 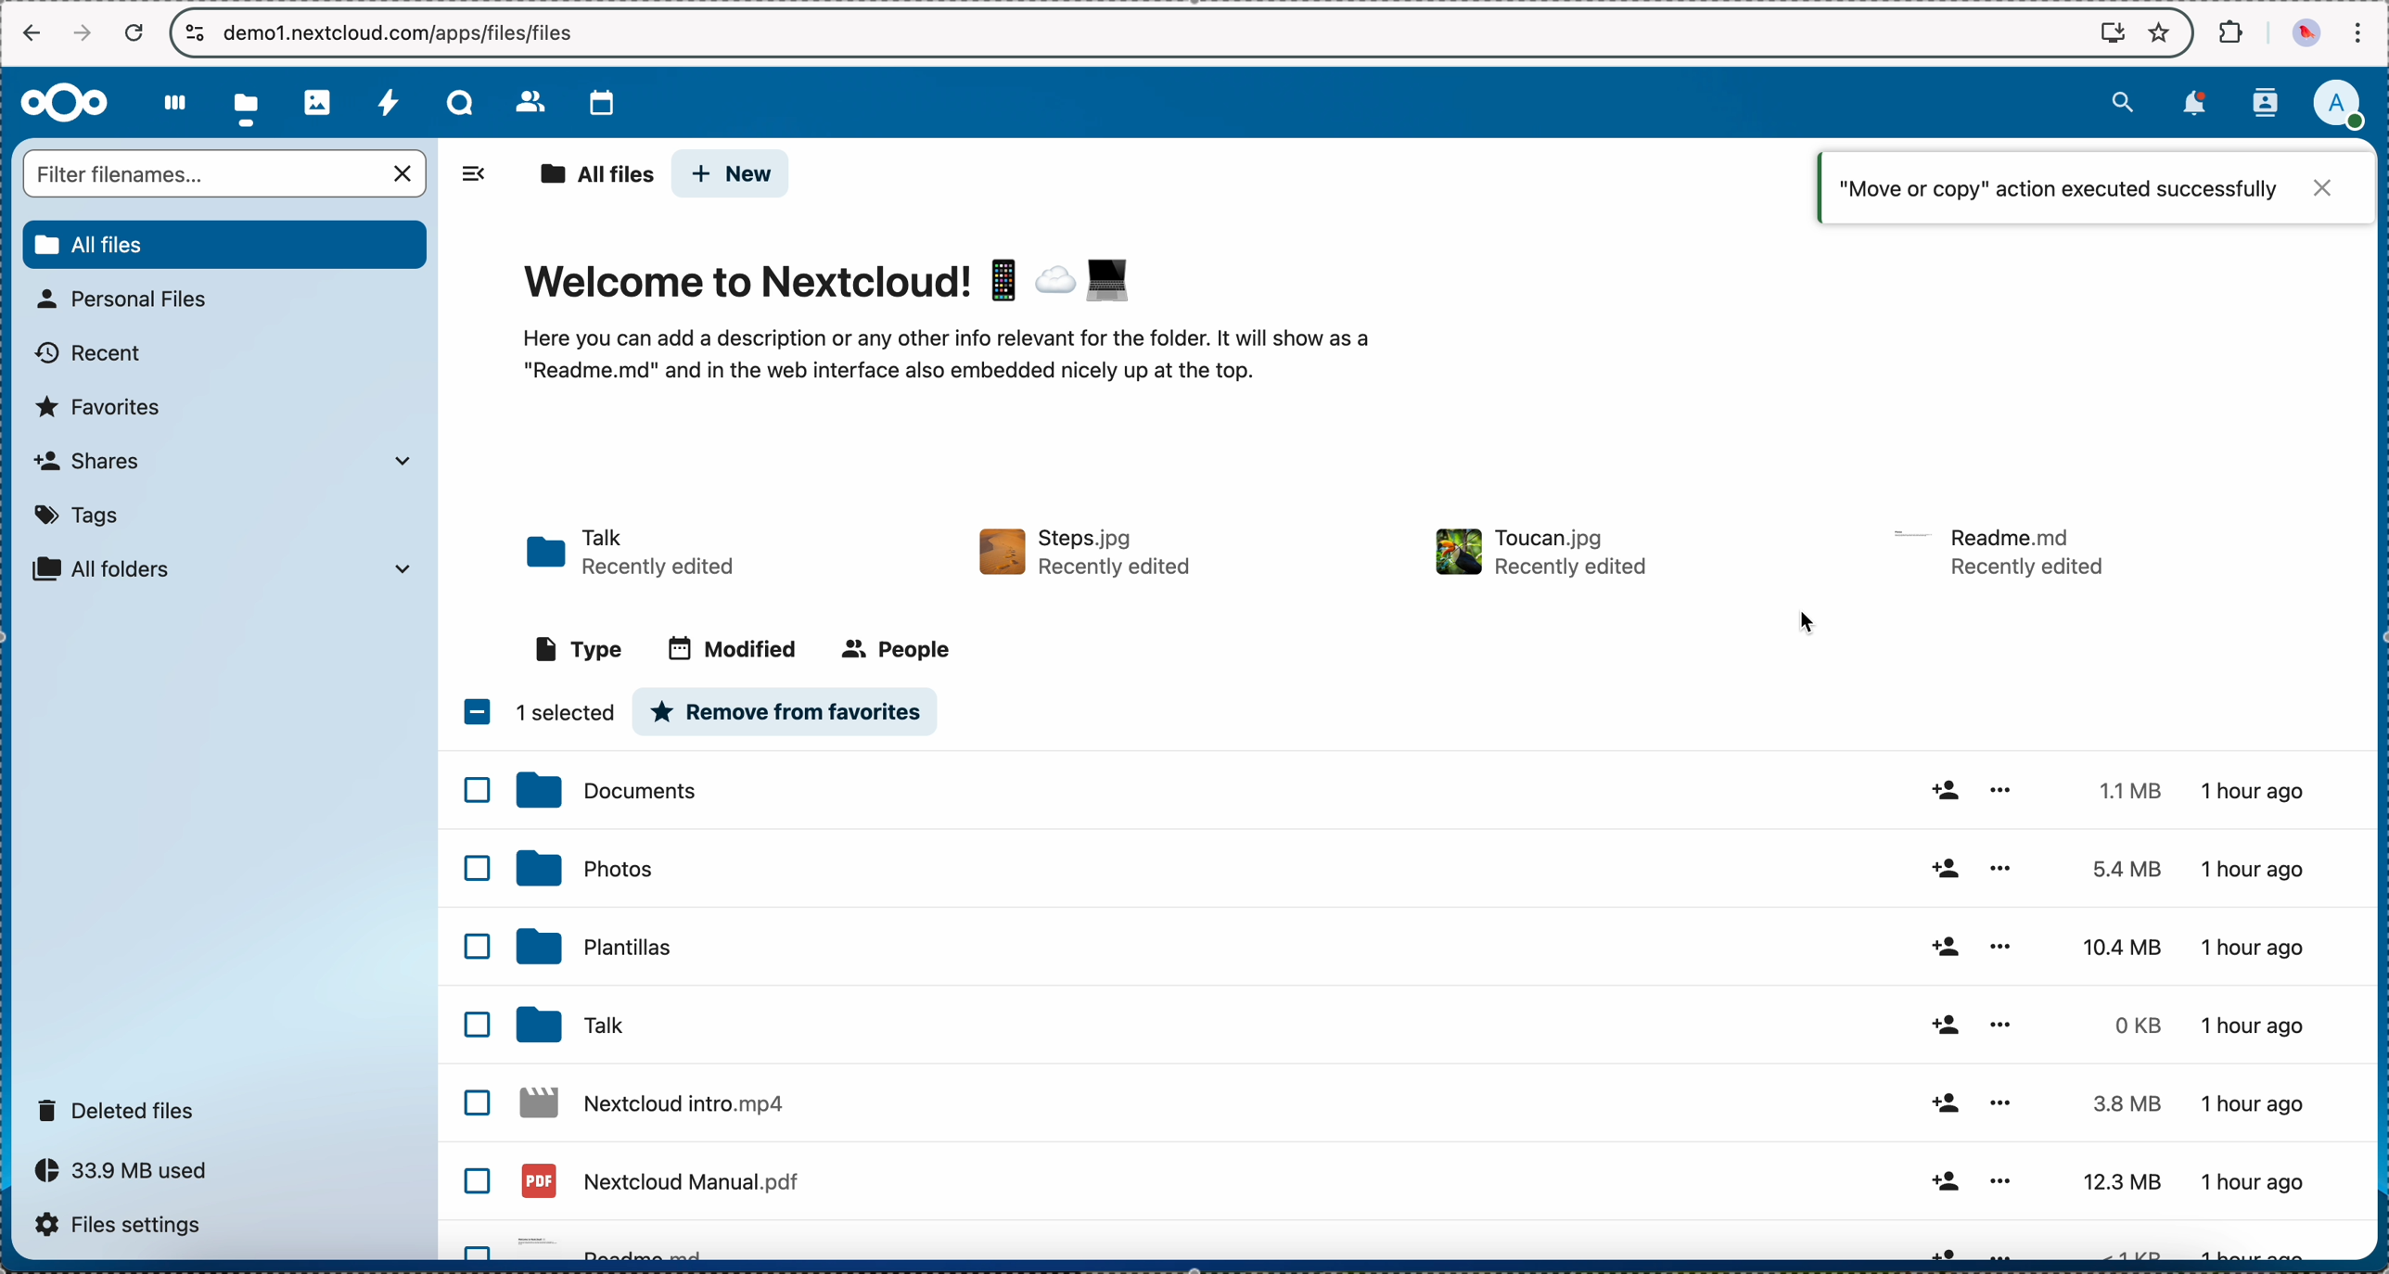 What do you see at coordinates (224, 461) in the screenshot?
I see `shares` at bounding box center [224, 461].